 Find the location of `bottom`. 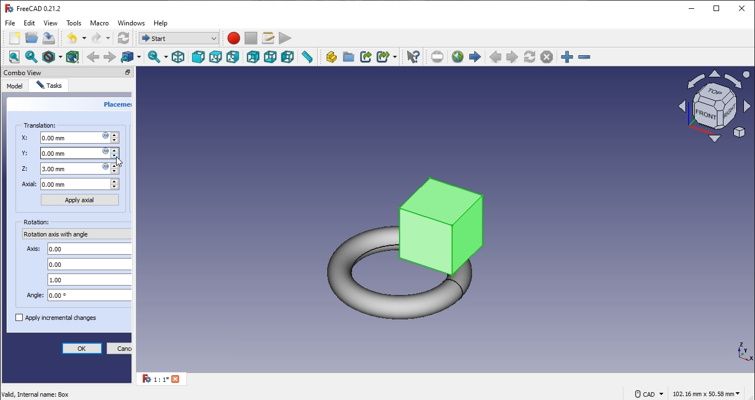

bottom is located at coordinates (269, 57).